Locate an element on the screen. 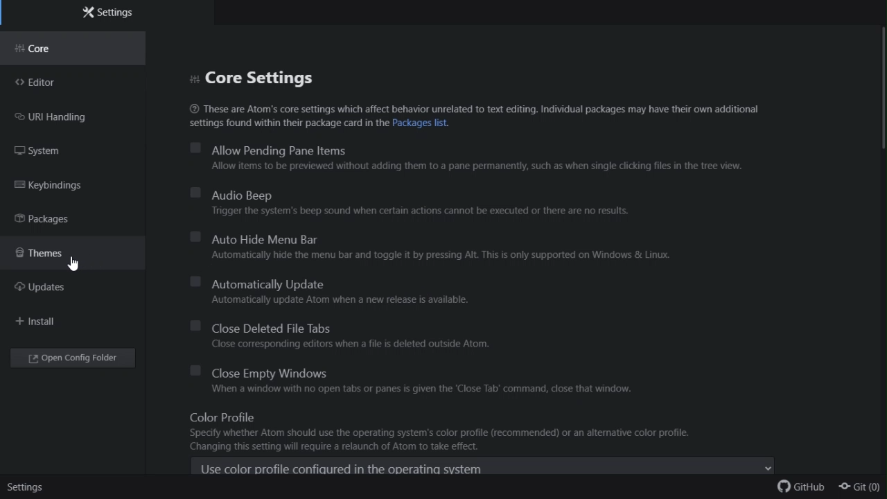 The image size is (887, 499). Color profile is located at coordinates (482, 418).